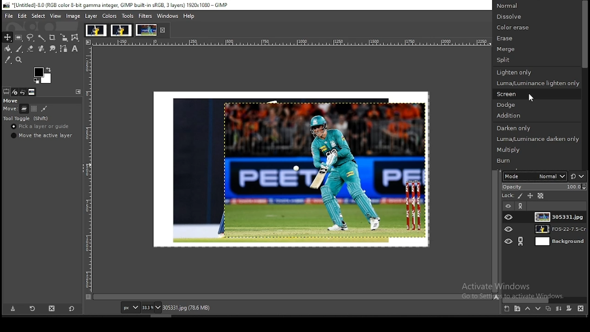  What do you see at coordinates (557, 229) in the screenshot?
I see `layer` at bounding box center [557, 229].